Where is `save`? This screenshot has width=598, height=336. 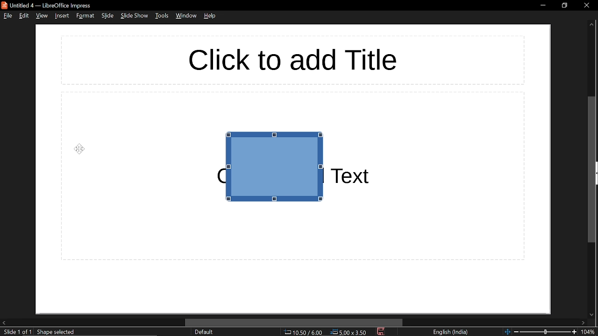 save is located at coordinates (381, 331).